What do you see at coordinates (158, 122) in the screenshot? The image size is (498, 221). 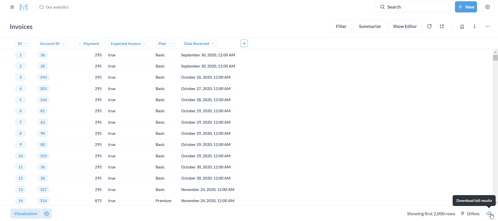 I see `Basic` at bounding box center [158, 122].